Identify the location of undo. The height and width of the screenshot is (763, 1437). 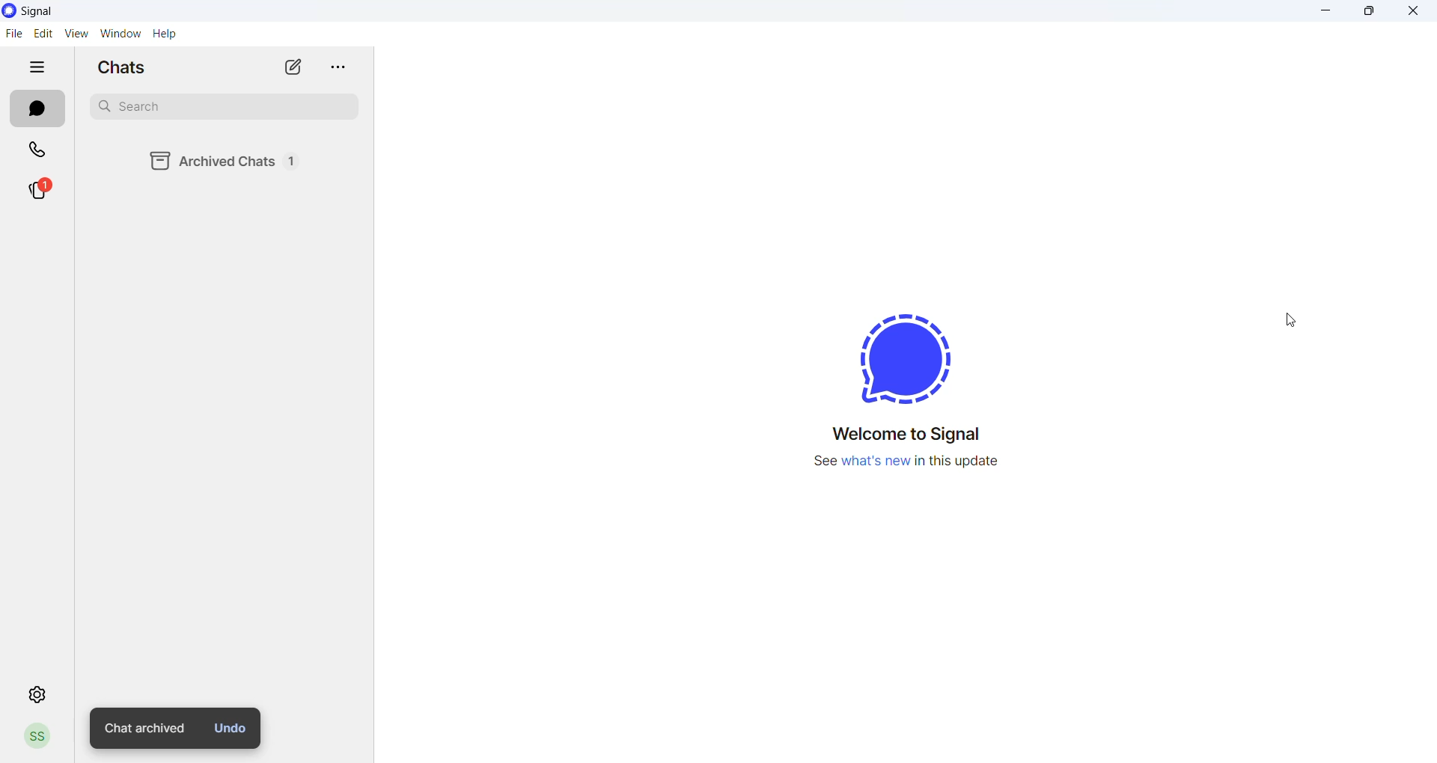
(231, 728).